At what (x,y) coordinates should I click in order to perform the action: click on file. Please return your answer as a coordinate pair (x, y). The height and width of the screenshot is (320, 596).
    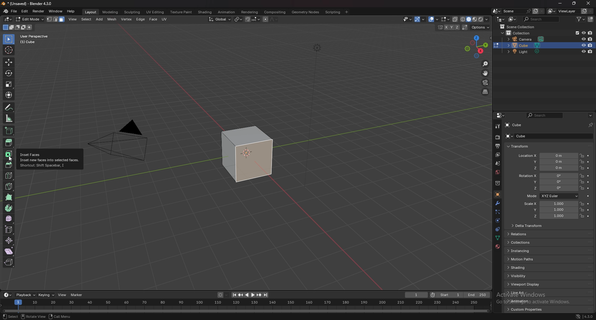
    Looking at the image, I should click on (14, 11).